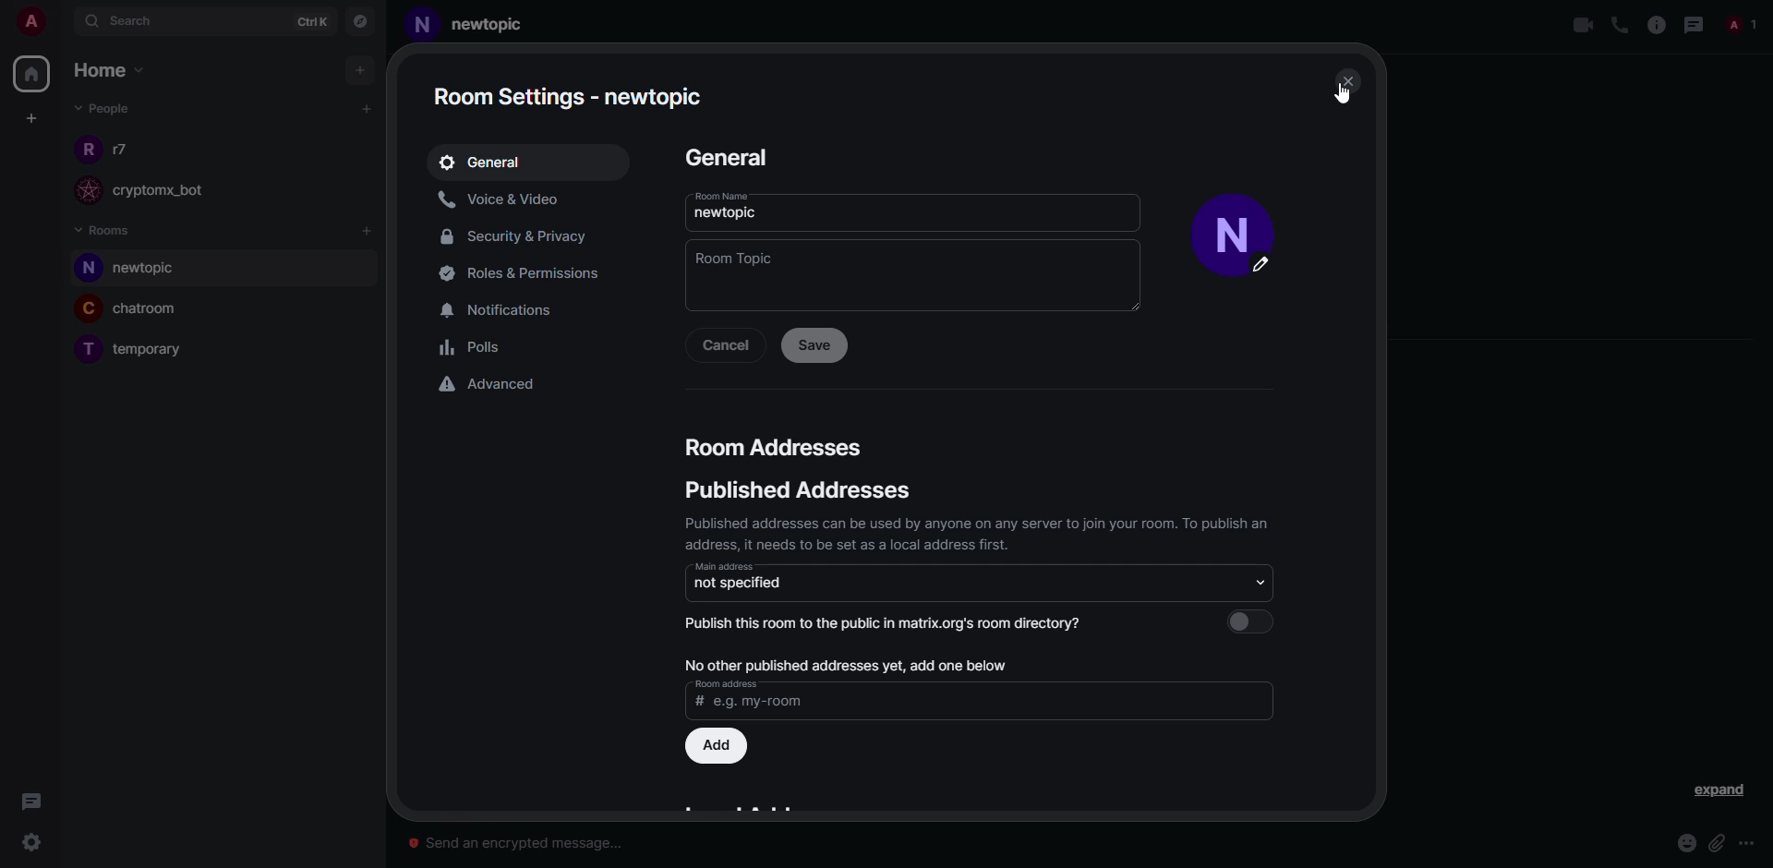 This screenshot has width=1773, height=868. I want to click on notifications, so click(507, 308).